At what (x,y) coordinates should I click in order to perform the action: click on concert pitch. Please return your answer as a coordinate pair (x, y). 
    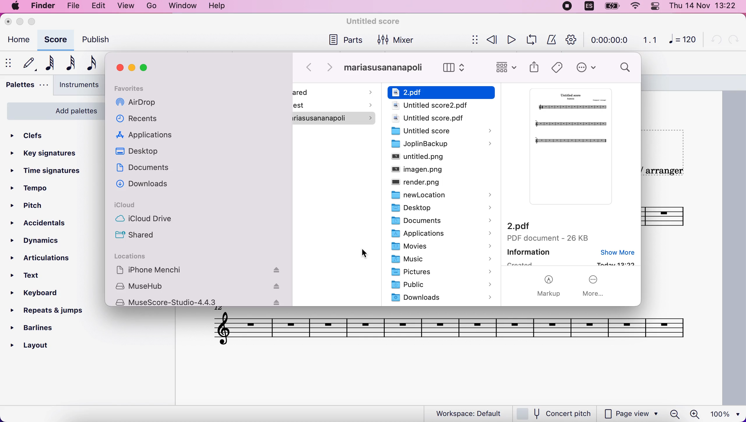
    Looking at the image, I should click on (555, 413).